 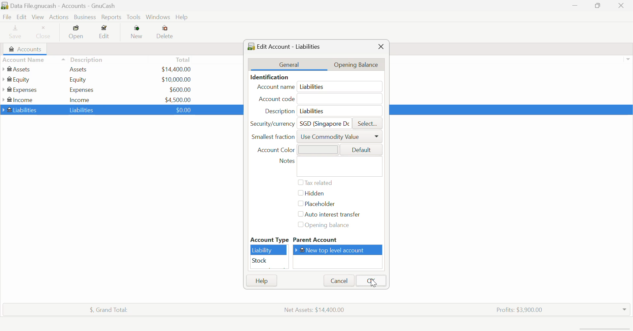 I want to click on Profits, so click(x=517, y=309).